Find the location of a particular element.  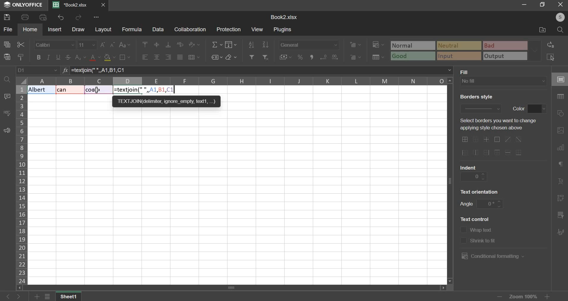

insert is located at coordinates (54, 29).